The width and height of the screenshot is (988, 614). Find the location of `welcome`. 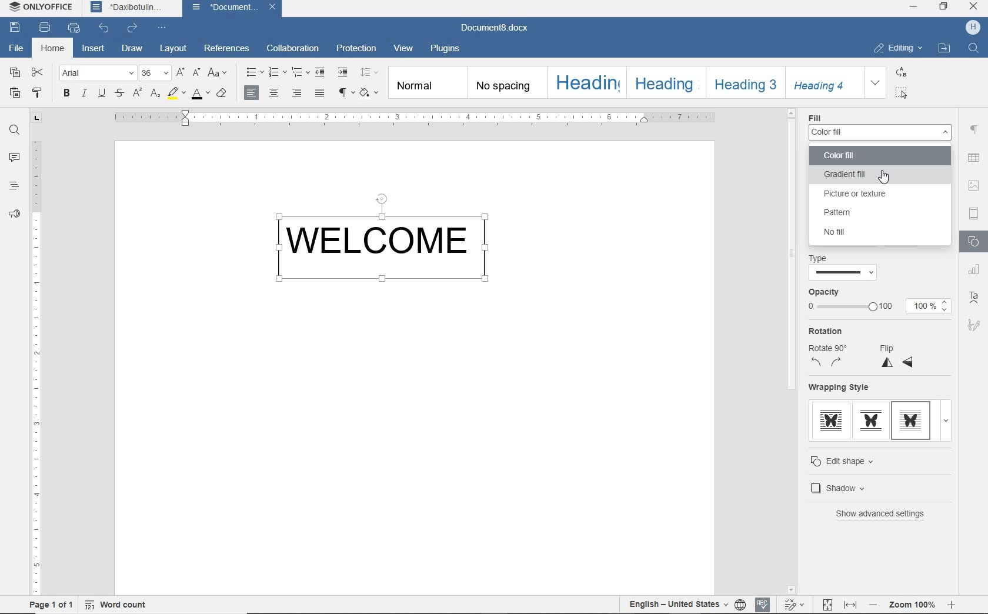

welcome is located at coordinates (388, 242).